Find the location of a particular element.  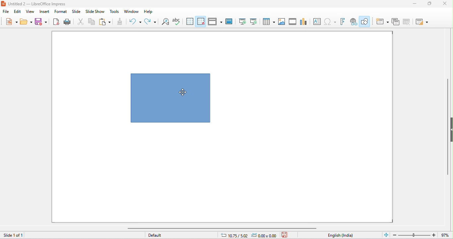

clone is located at coordinates (120, 21).